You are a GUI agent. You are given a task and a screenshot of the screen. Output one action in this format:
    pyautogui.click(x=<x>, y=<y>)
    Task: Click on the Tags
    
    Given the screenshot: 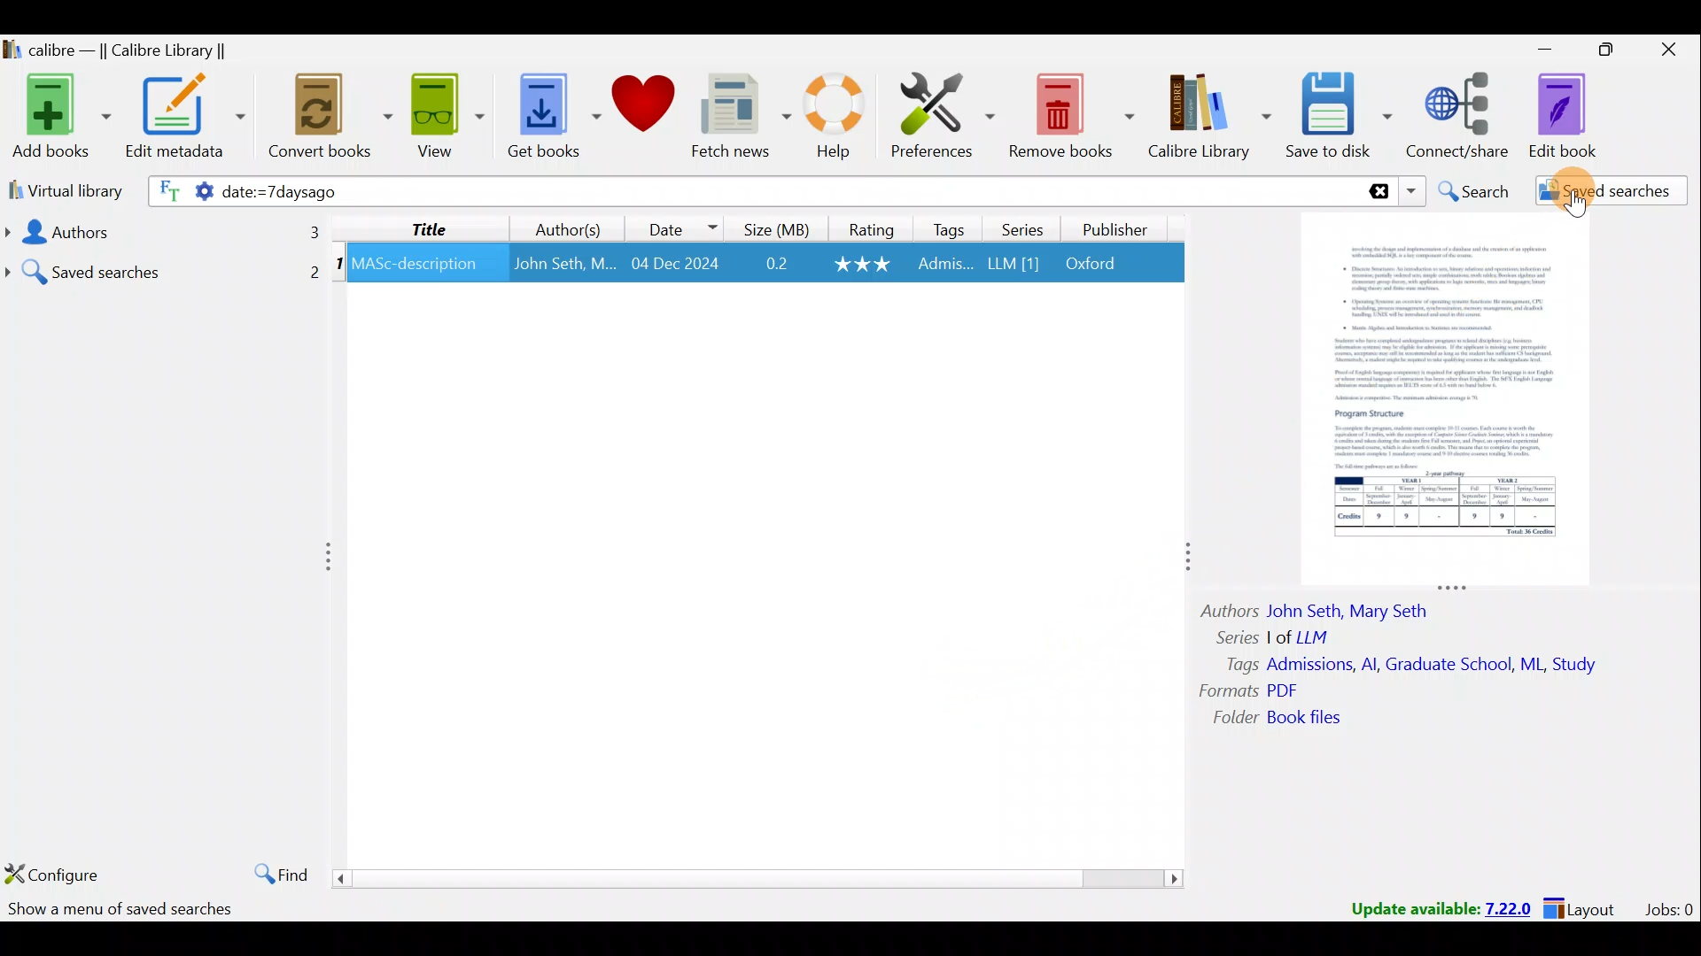 What is the action you would take?
    pyautogui.click(x=950, y=228)
    